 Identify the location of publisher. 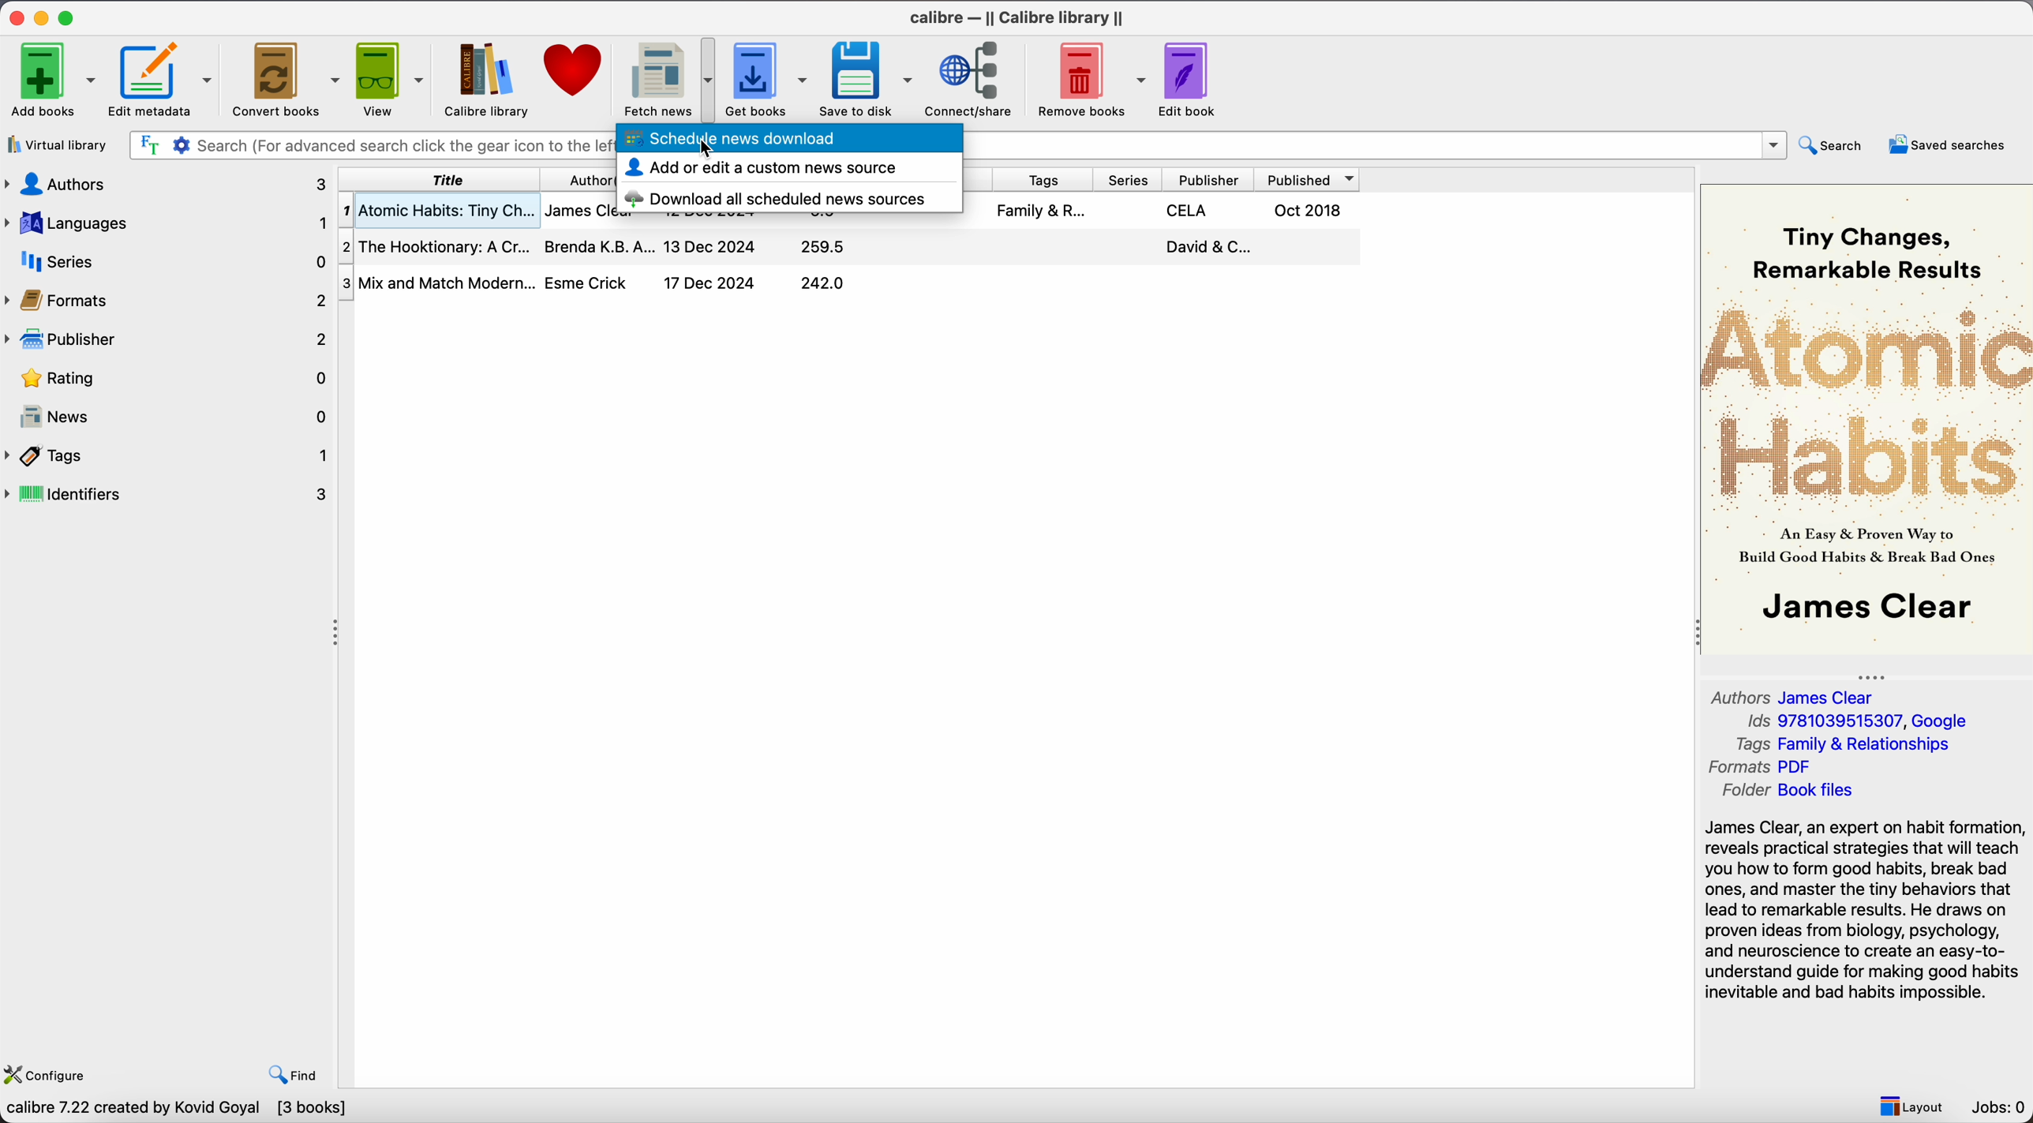
(1216, 180).